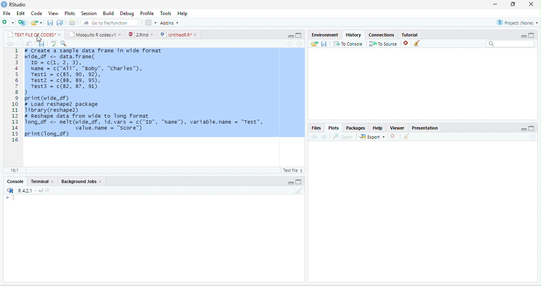 The image size is (541, 286). What do you see at coordinates (8, 23) in the screenshot?
I see `new file` at bounding box center [8, 23].